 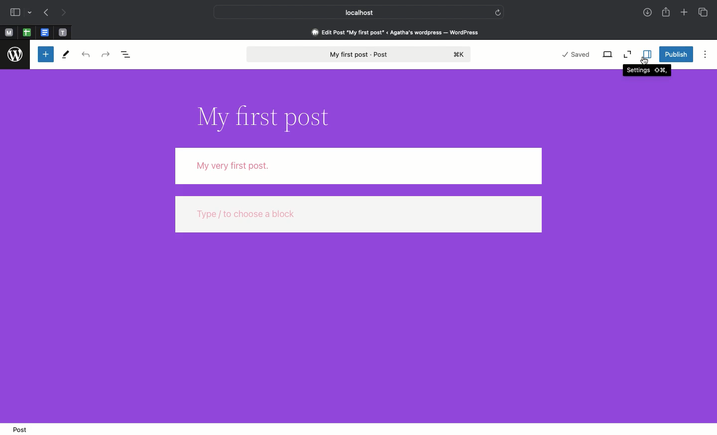 I want to click on Pinned tabs, so click(x=9, y=32).